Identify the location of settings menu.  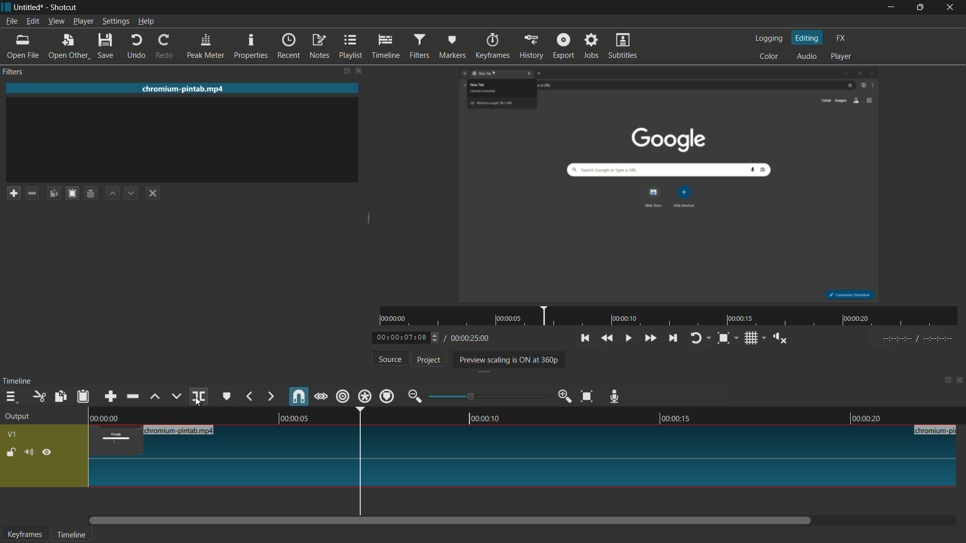
(116, 22).